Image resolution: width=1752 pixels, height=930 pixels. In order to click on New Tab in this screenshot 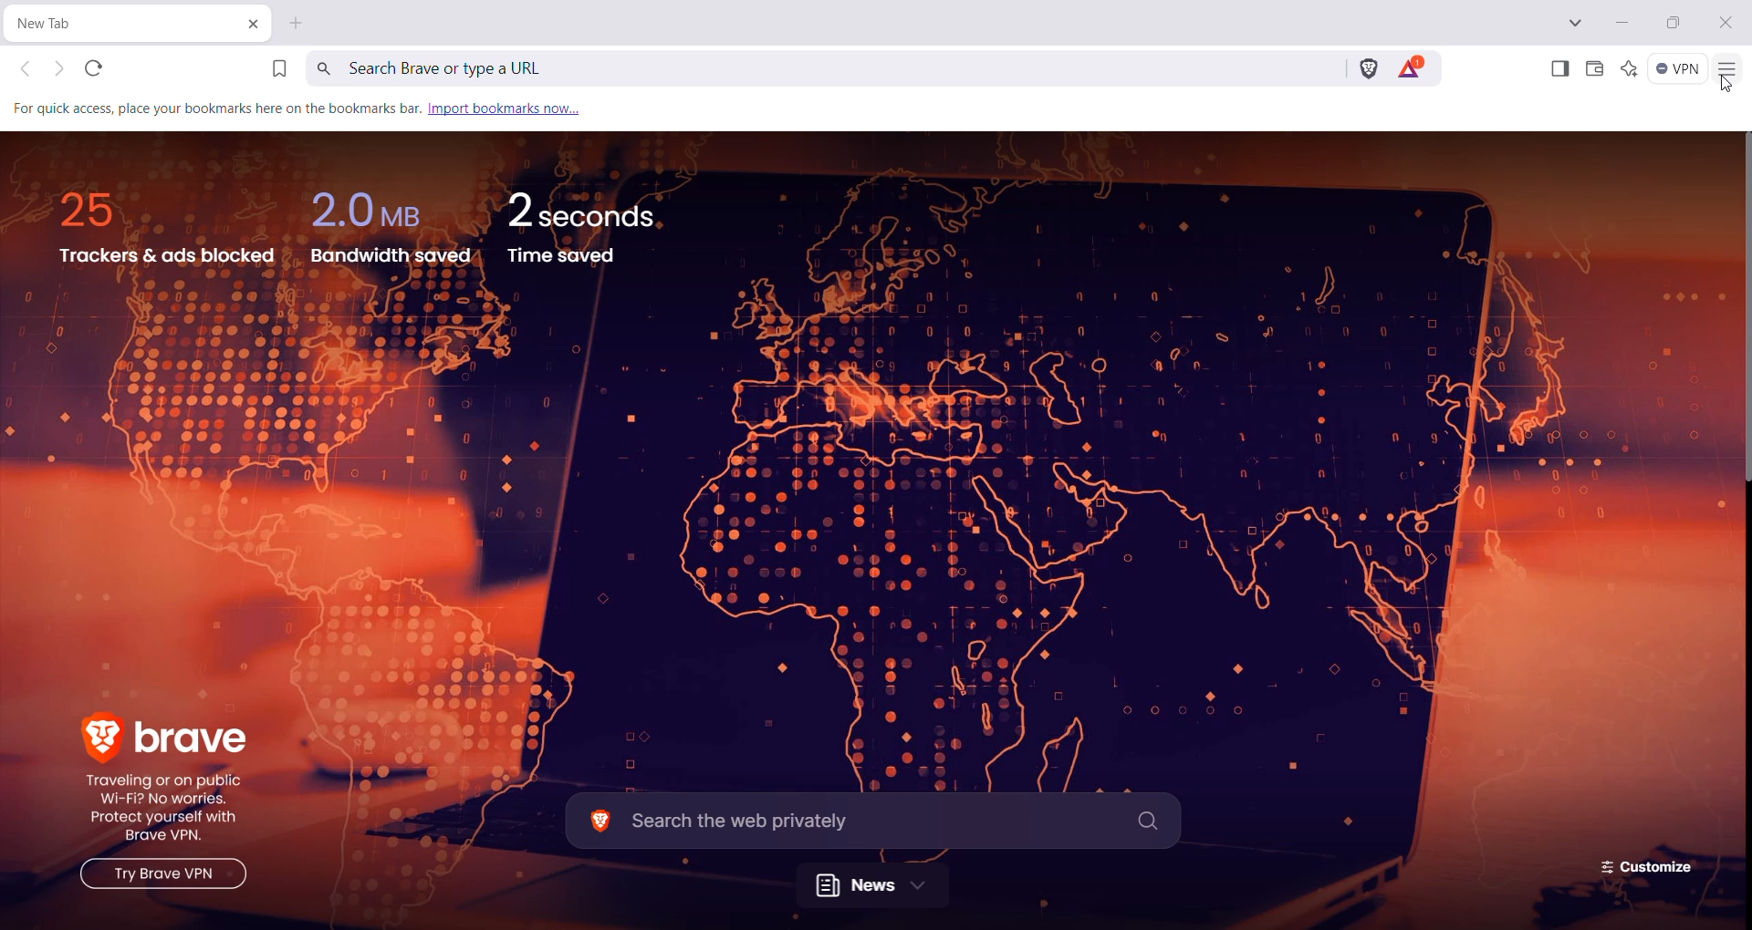, I will do `click(105, 26)`.